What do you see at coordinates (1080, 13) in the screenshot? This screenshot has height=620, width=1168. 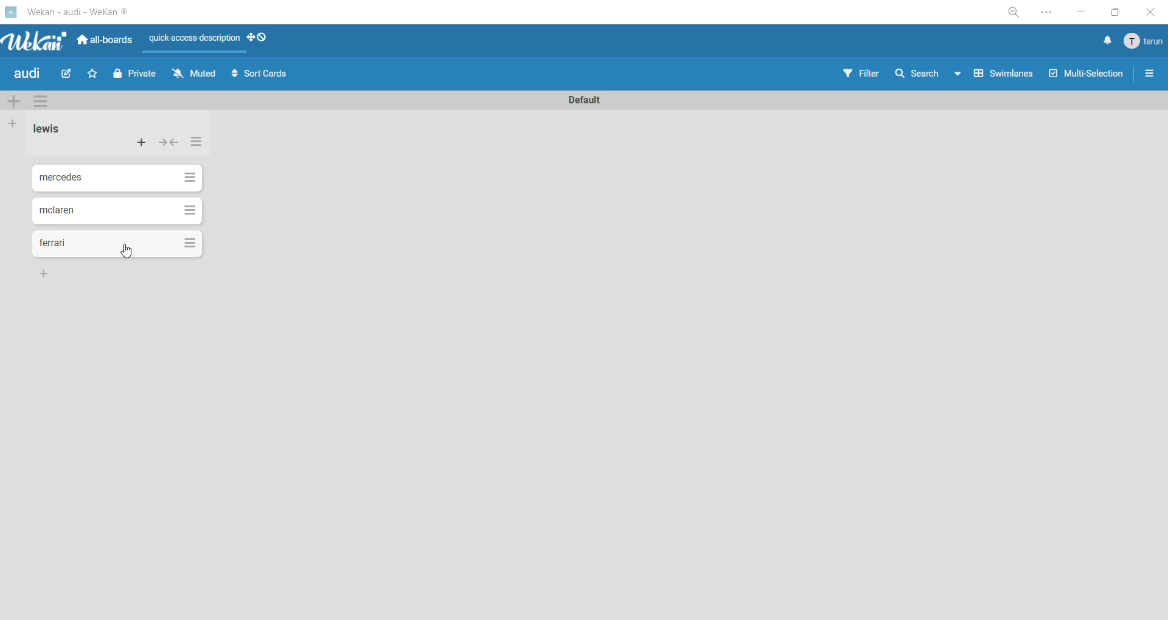 I see `minimize` at bounding box center [1080, 13].